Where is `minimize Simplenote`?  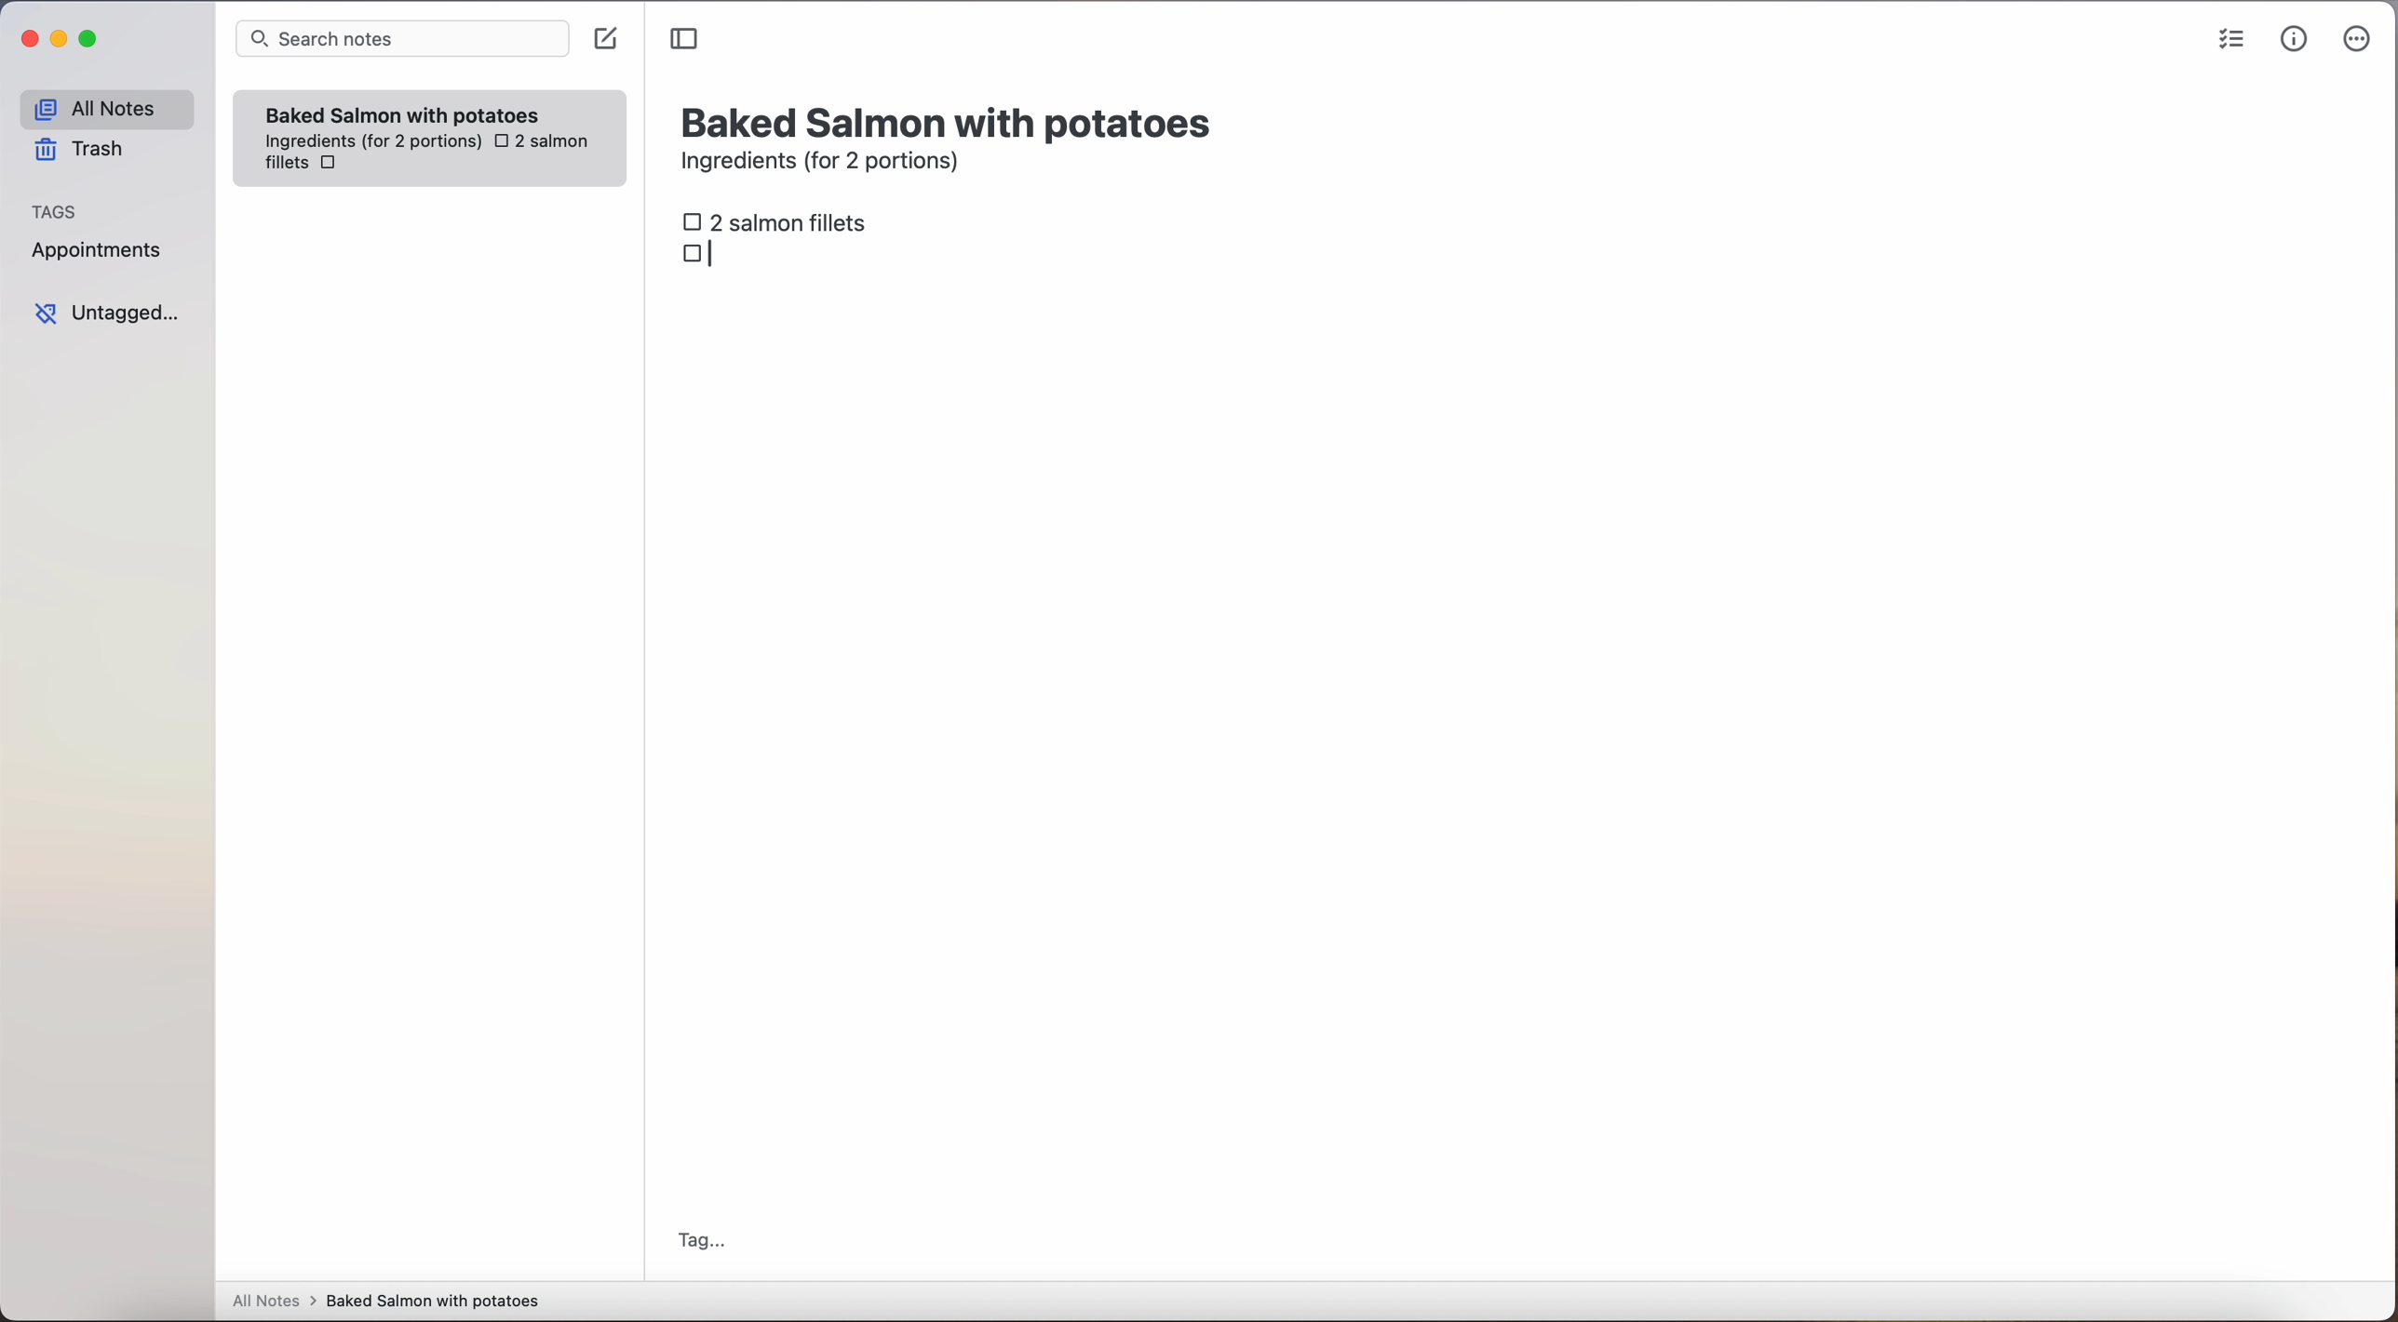
minimize Simplenote is located at coordinates (59, 41).